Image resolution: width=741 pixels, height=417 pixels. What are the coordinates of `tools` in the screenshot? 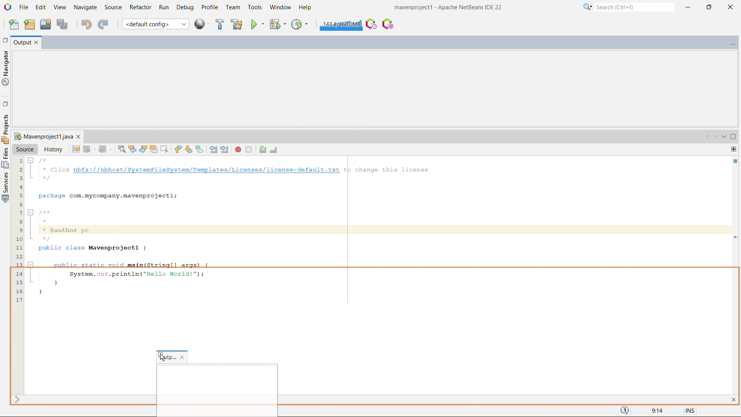 It's located at (255, 8).